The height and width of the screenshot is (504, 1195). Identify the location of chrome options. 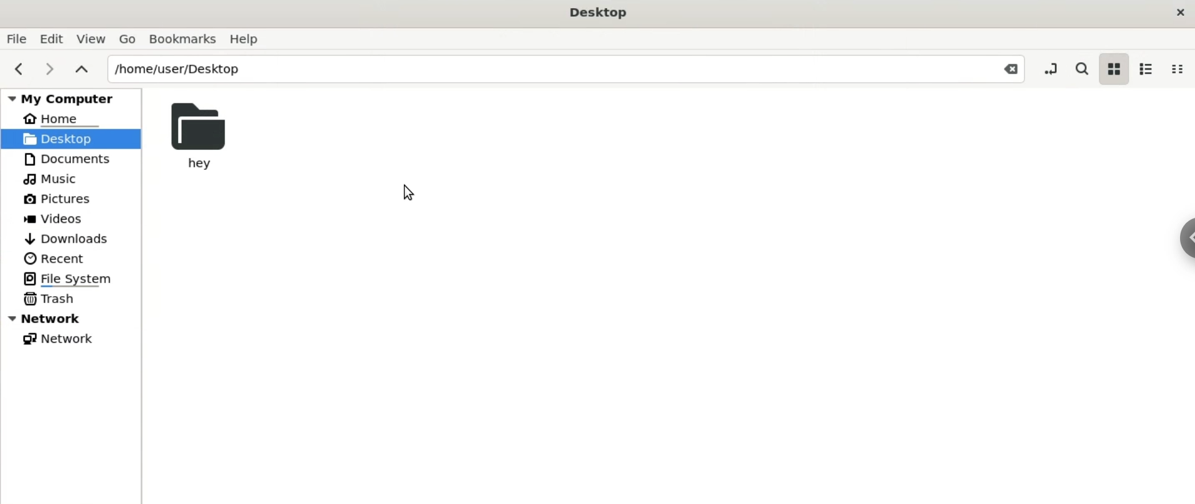
(1188, 239).